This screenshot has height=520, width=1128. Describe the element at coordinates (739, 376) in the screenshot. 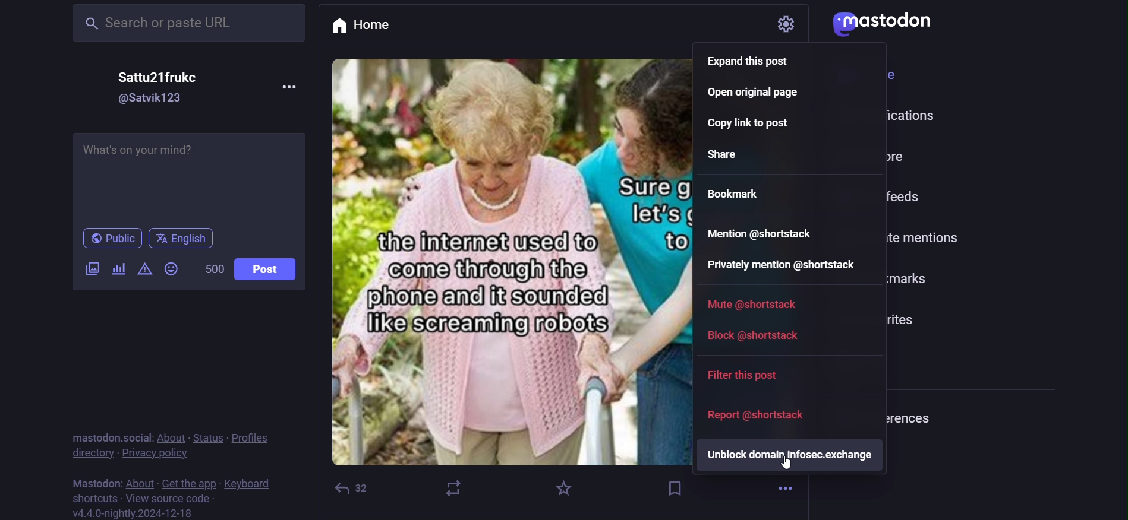

I see `filter this post` at that location.